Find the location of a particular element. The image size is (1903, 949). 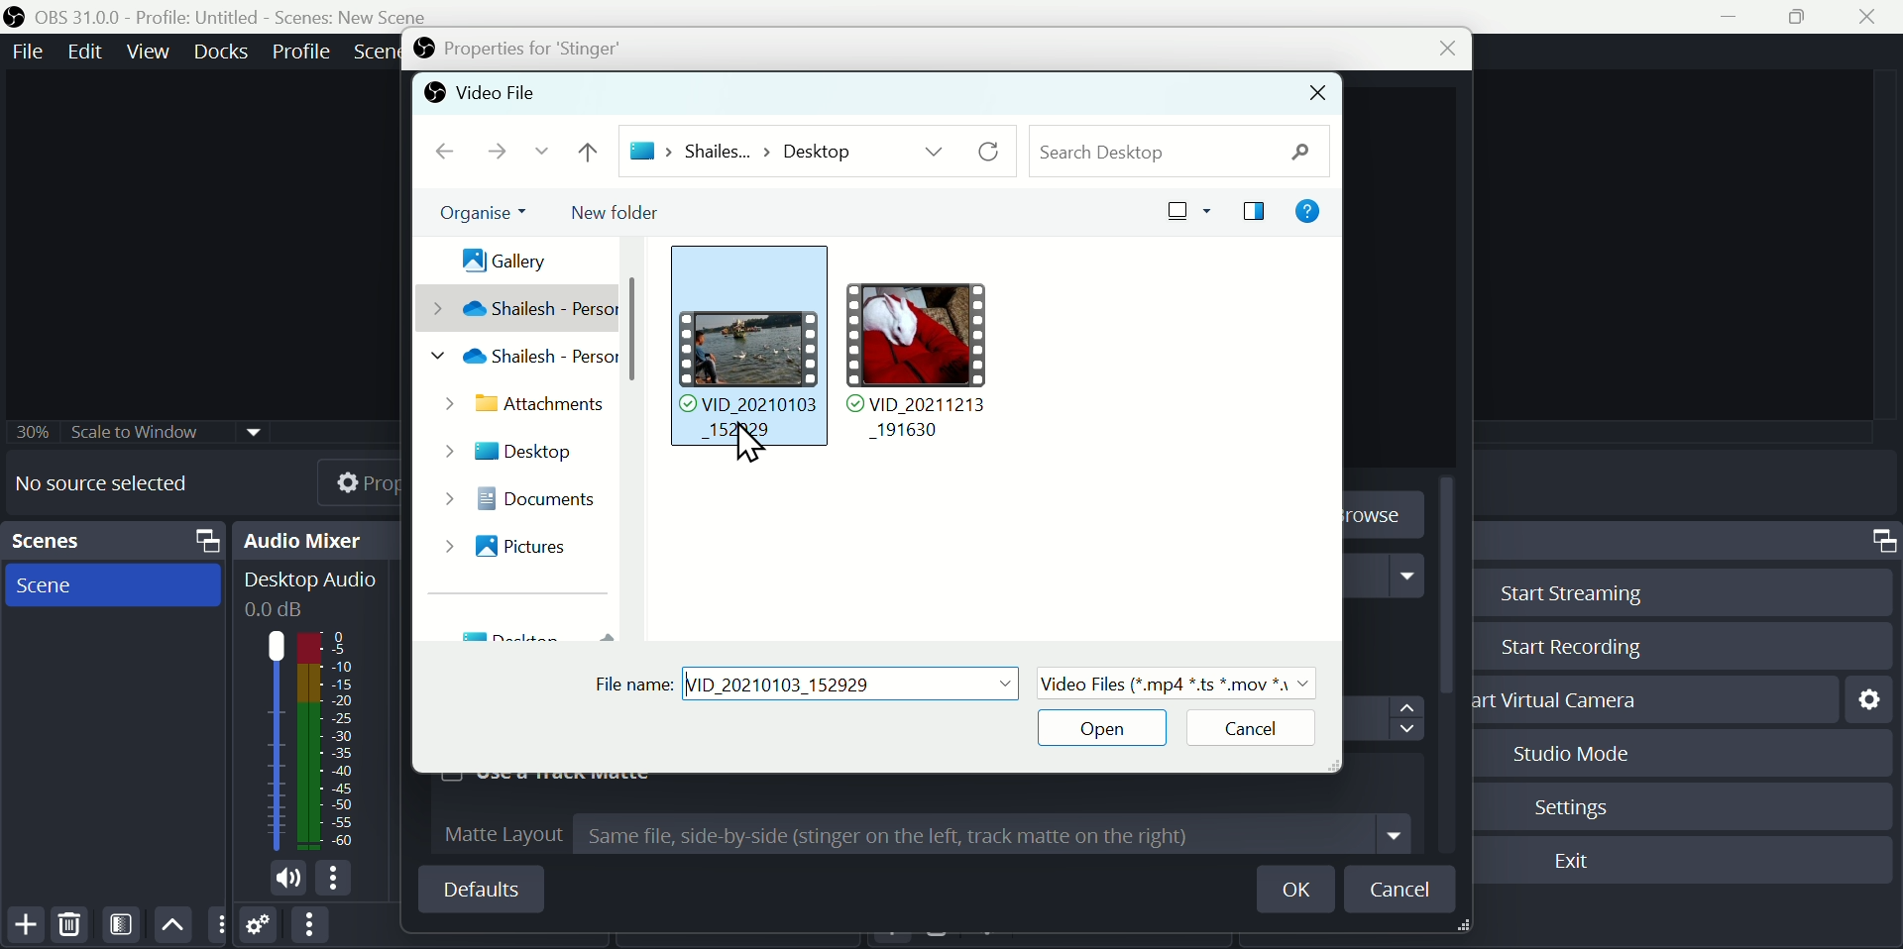

Settings is located at coordinates (1867, 697).